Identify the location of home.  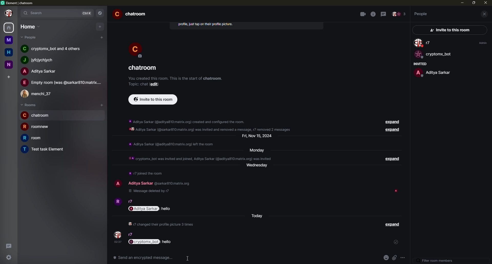
(9, 27).